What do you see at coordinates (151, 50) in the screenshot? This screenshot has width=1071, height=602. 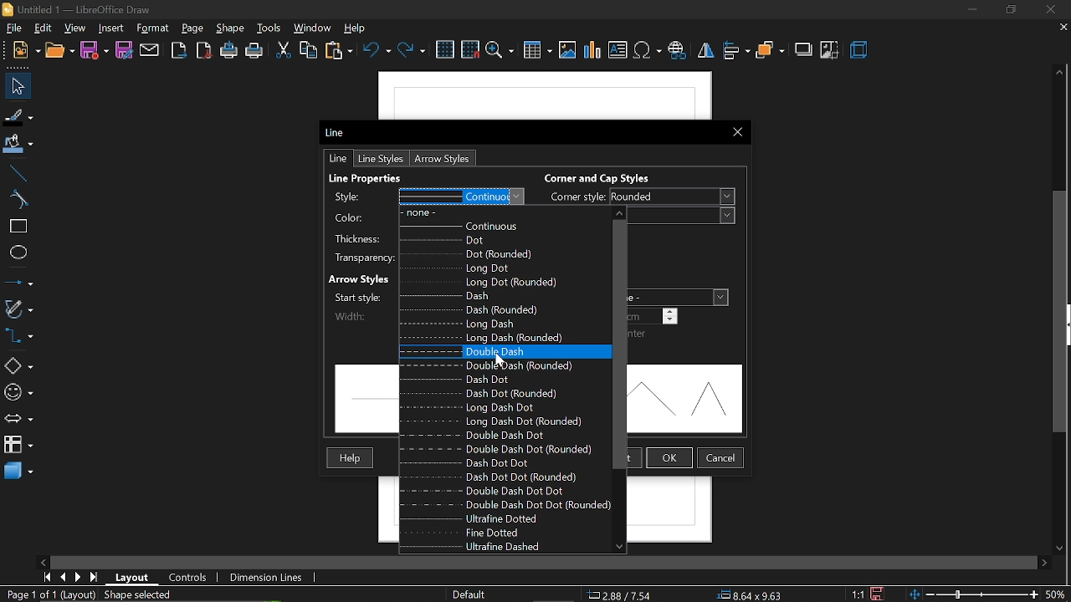 I see `attach` at bounding box center [151, 50].